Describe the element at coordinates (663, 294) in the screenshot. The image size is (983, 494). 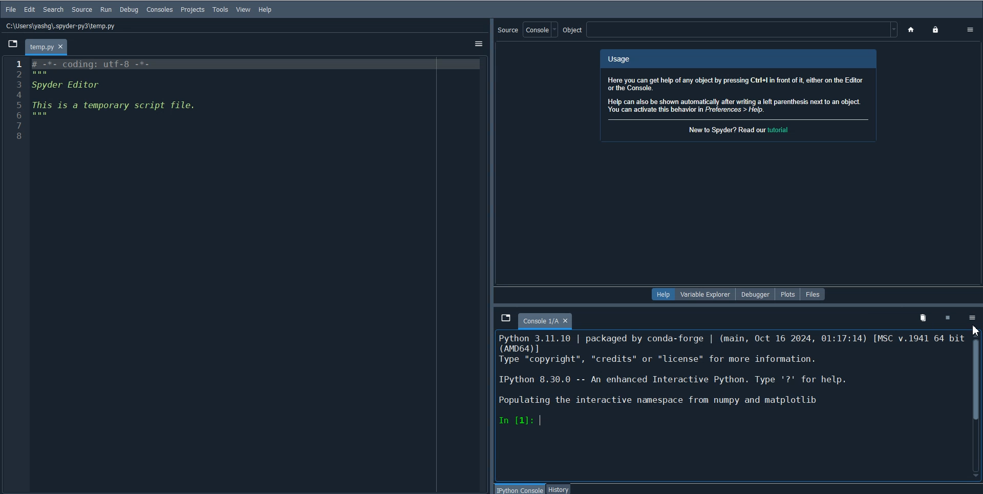
I see `Help` at that location.